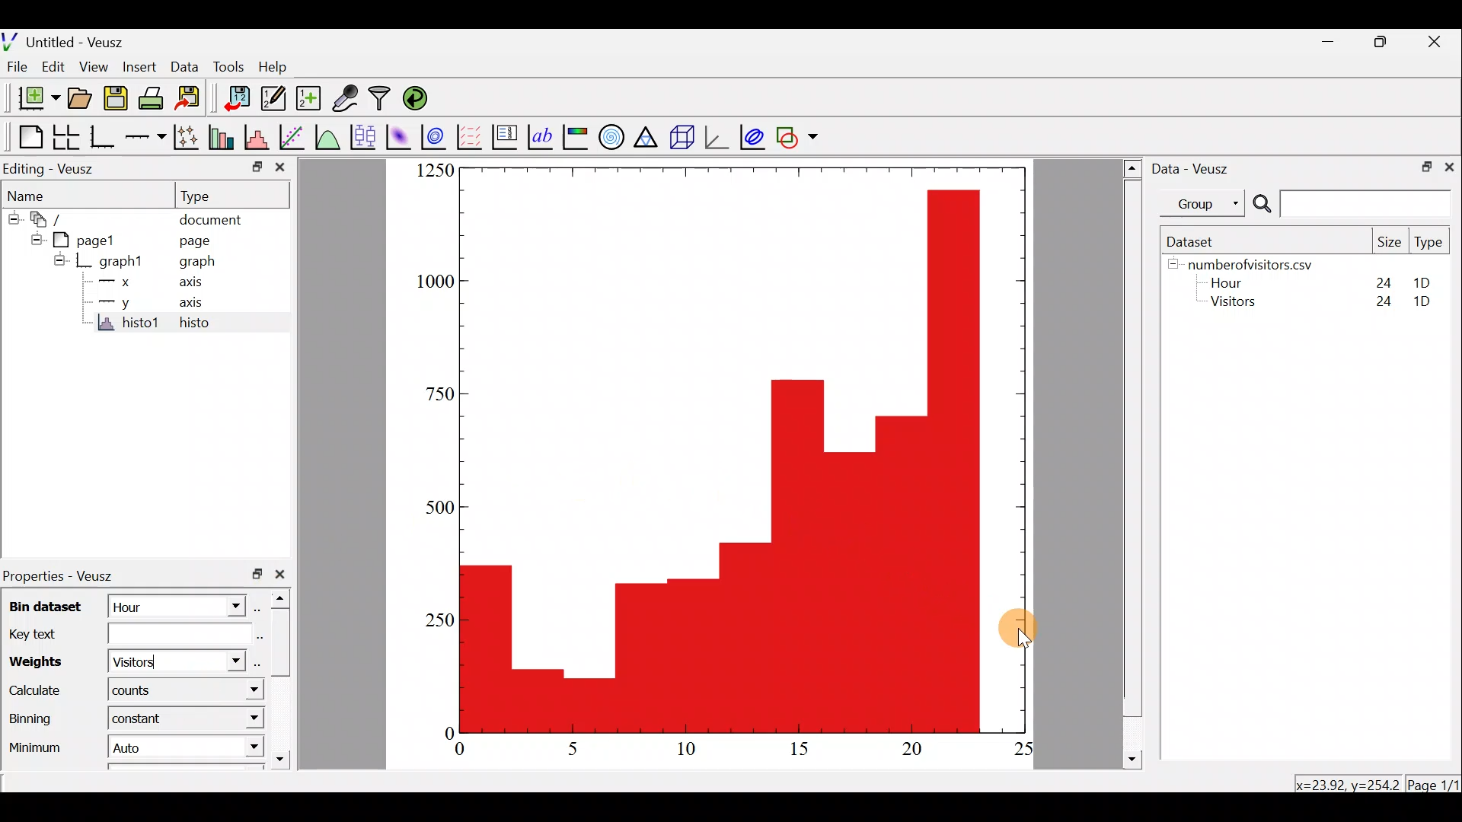 This screenshot has width=1462, height=822. What do you see at coordinates (365, 135) in the screenshot?
I see `plot box plots` at bounding box center [365, 135].